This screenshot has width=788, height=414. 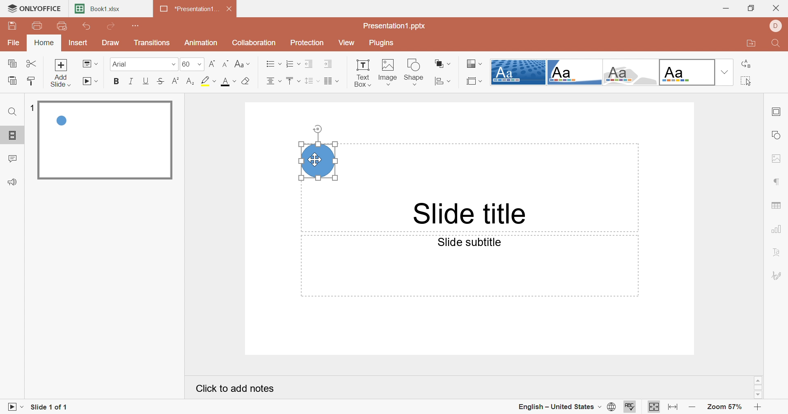 I want to click on Vertical align, so click(x=293, y=81).